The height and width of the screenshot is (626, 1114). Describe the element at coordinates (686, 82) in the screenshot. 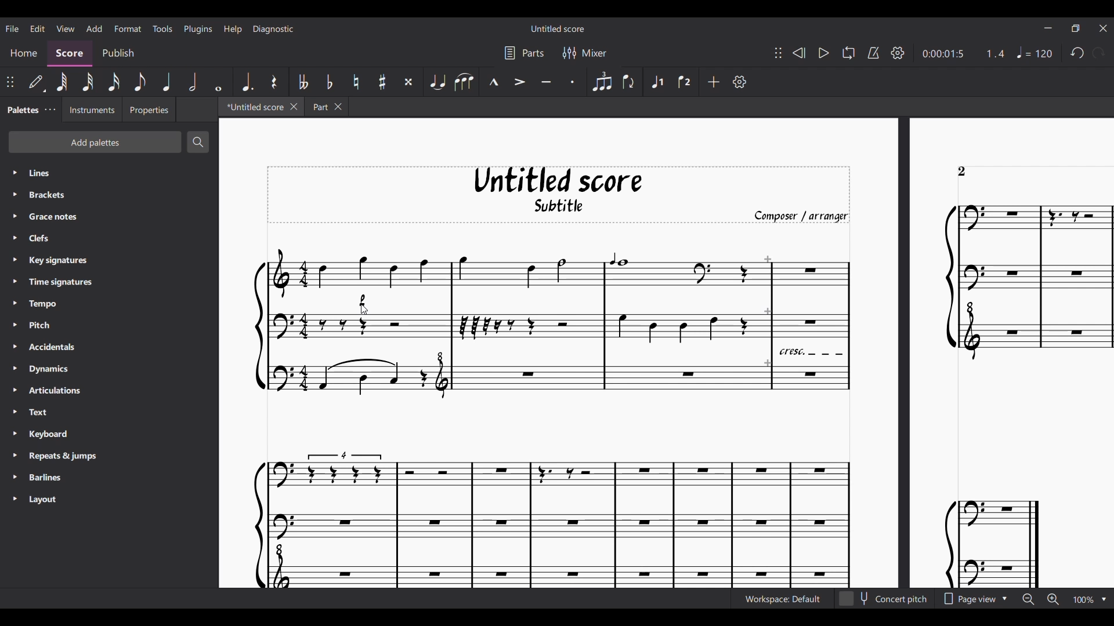

I see `Voice 2` at that location.